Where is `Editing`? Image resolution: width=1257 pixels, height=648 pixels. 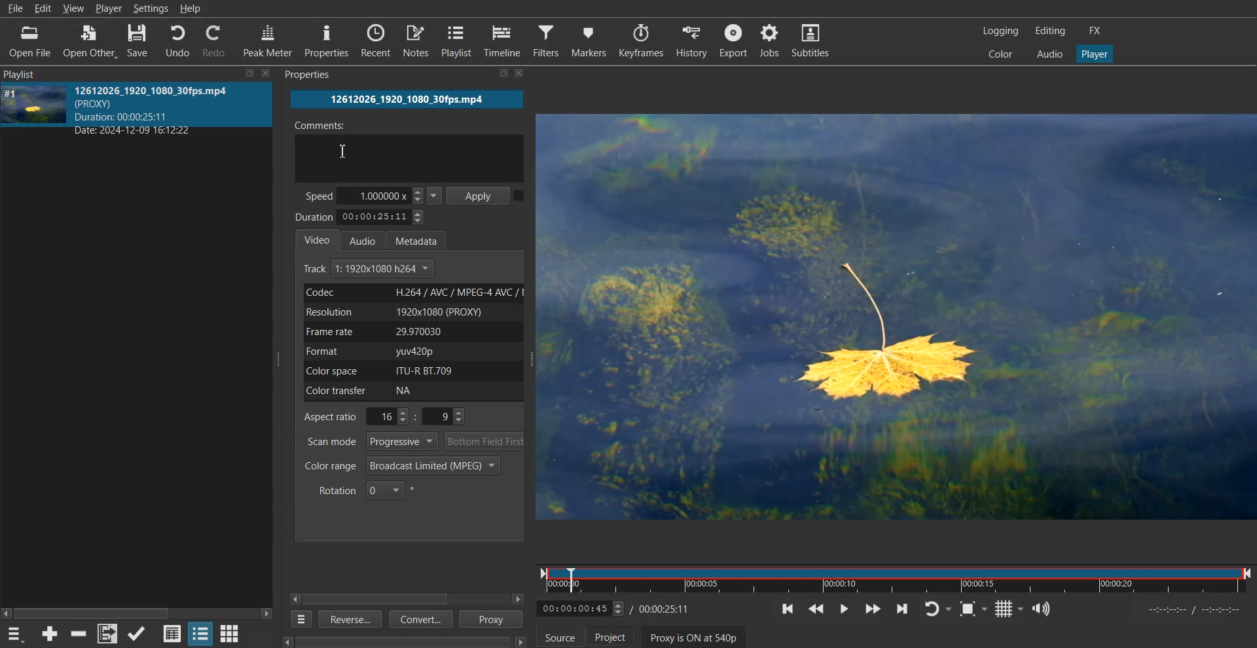
Editing is located at coordinates (1049, 31).